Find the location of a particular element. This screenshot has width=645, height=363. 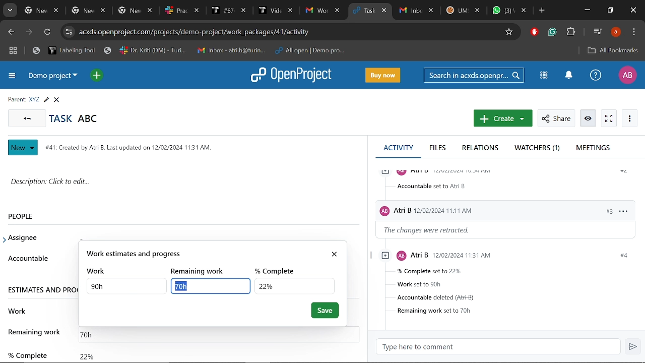

Grmmarly is located at coordinates (553, 33).